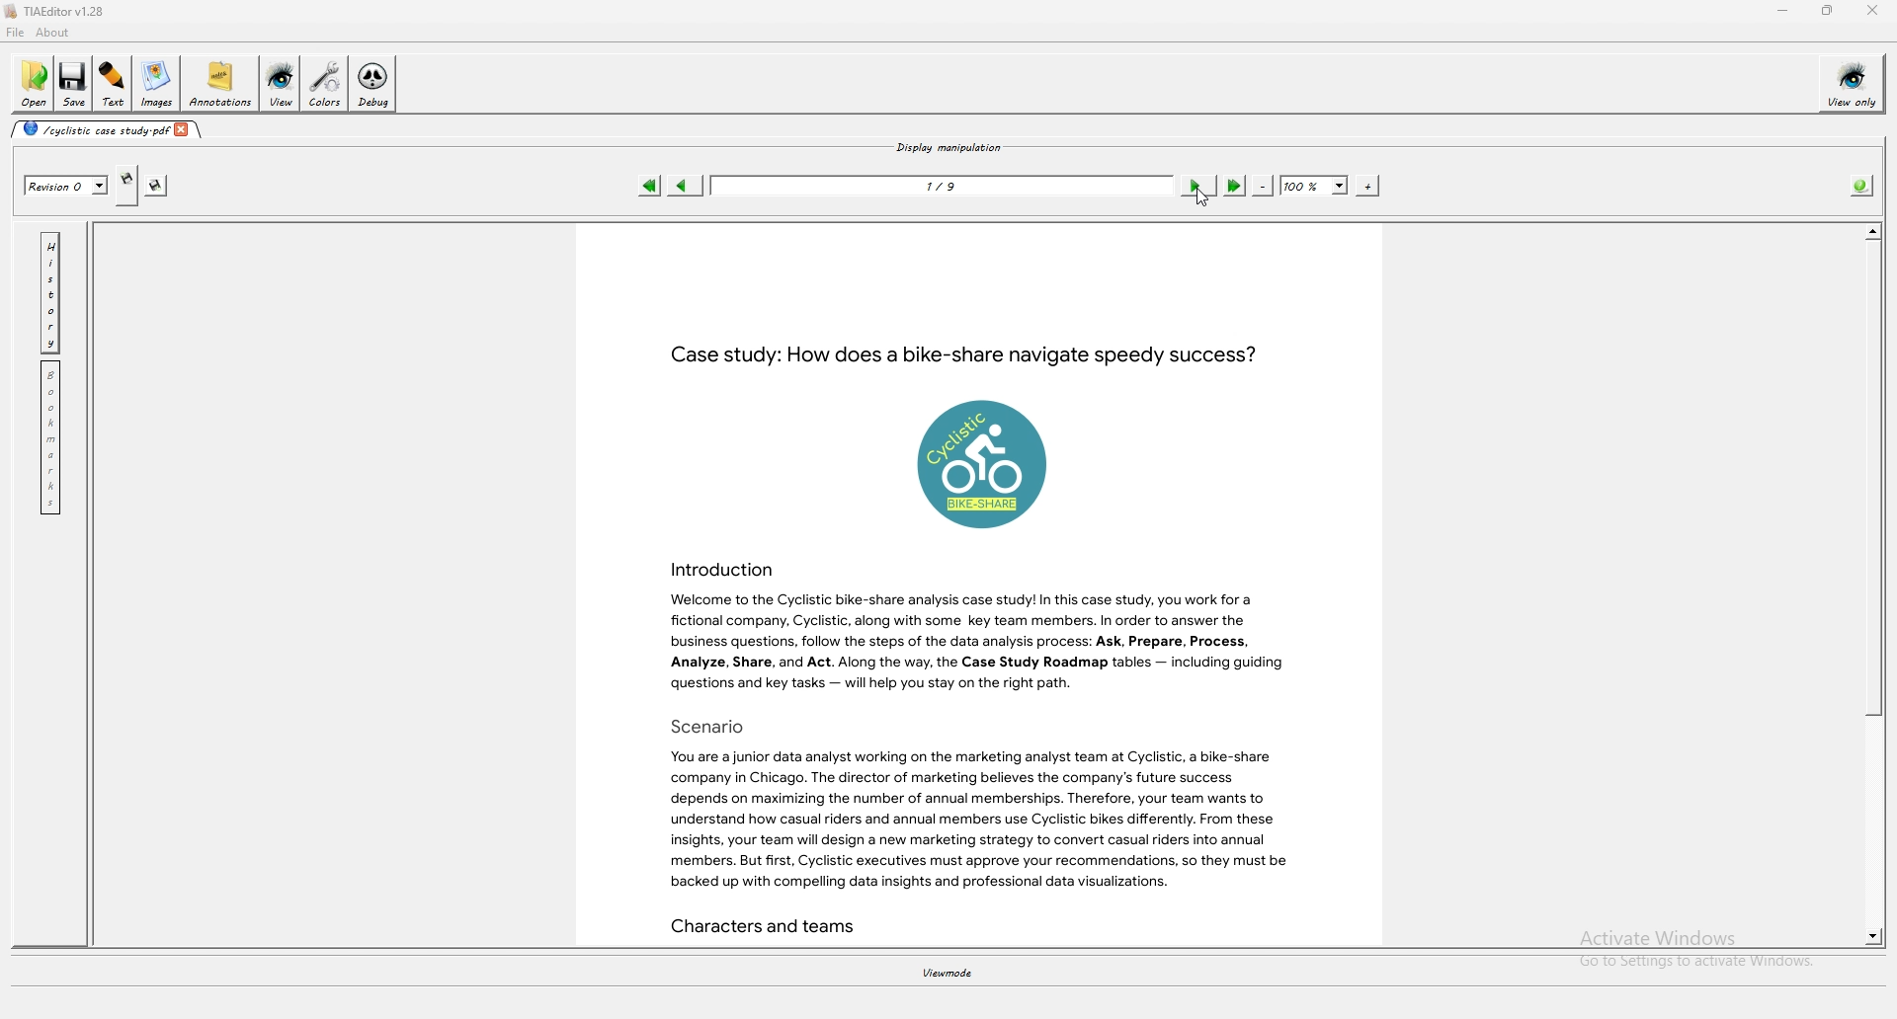 Image resolution: width=1897 pixels, height=1019 pixels. I want to click on first page, so click(650, 185).